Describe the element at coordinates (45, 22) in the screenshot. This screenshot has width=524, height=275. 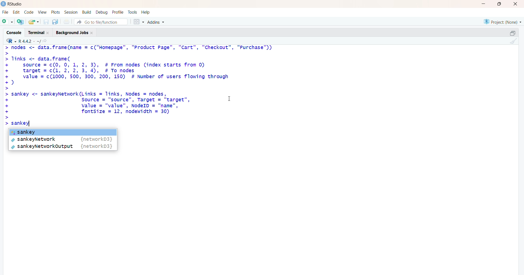
I see `save` at that location.